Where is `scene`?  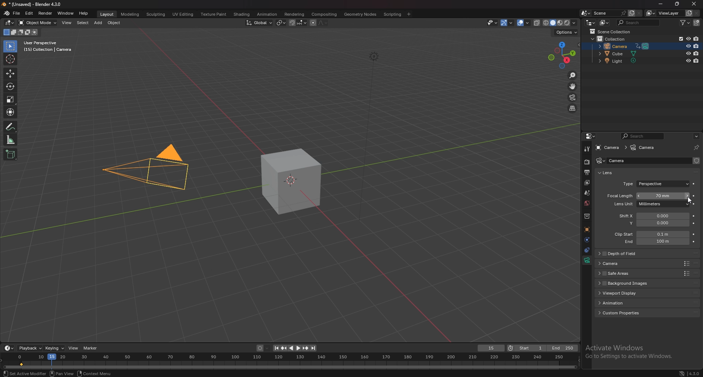
scene is located at coordinates (608, 13).